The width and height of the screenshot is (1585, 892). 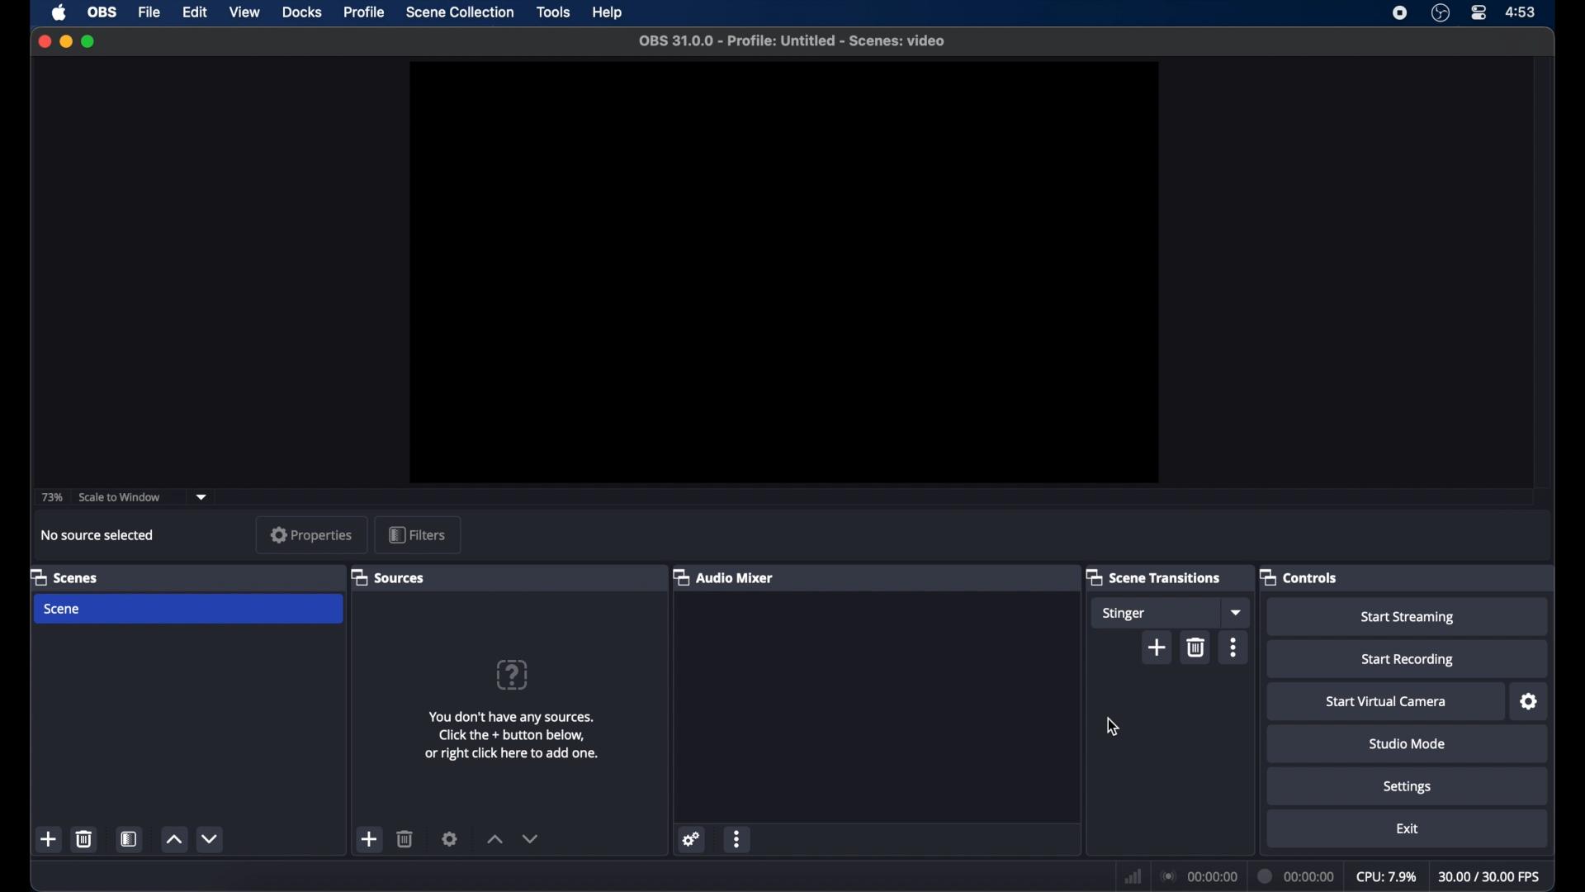 I want to click on add, so click(x=1157, y=648).